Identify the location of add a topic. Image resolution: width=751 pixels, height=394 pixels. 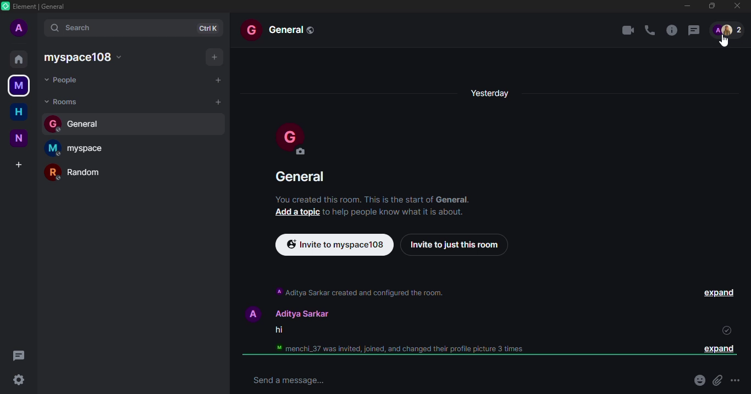
(297, 212).